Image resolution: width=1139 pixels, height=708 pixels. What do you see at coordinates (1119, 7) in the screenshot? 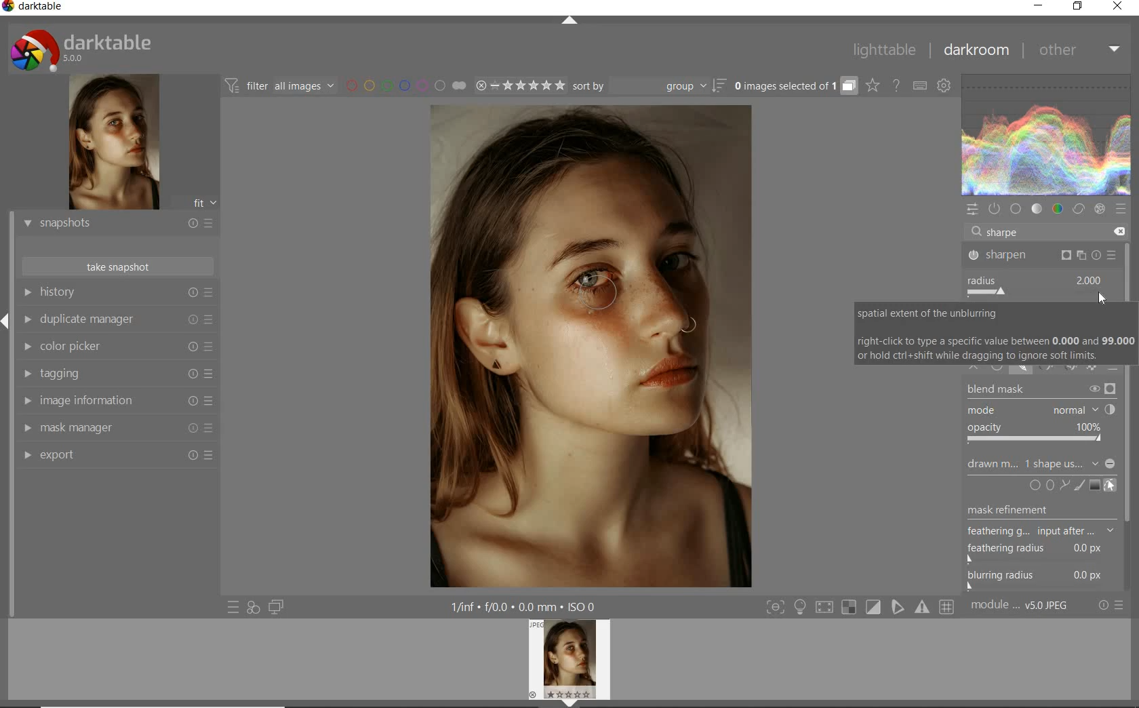
I see `close` at bounding box center [1119, 7].